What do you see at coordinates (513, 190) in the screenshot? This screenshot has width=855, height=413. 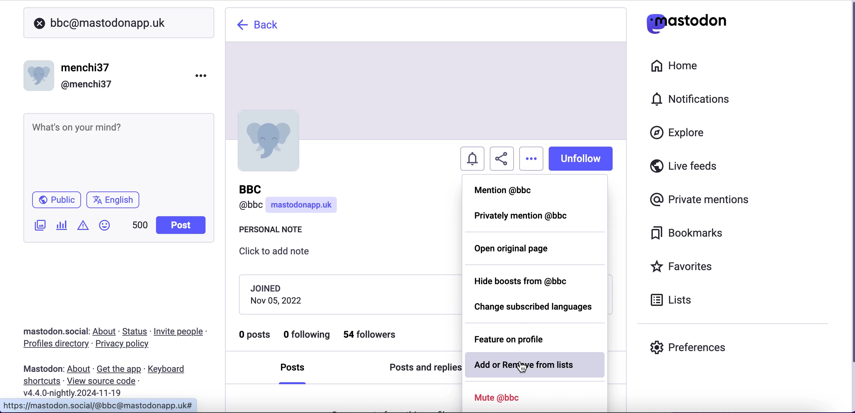 I see `mention @bbc` at bounding box center [513, 190].